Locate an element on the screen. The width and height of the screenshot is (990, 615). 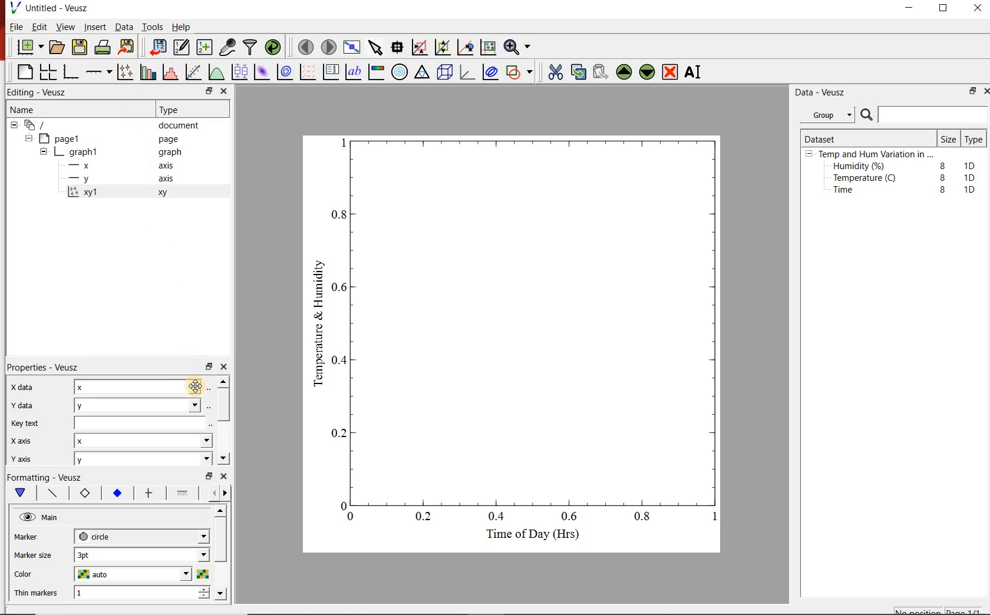
increase is located at coordinates (203, 590).